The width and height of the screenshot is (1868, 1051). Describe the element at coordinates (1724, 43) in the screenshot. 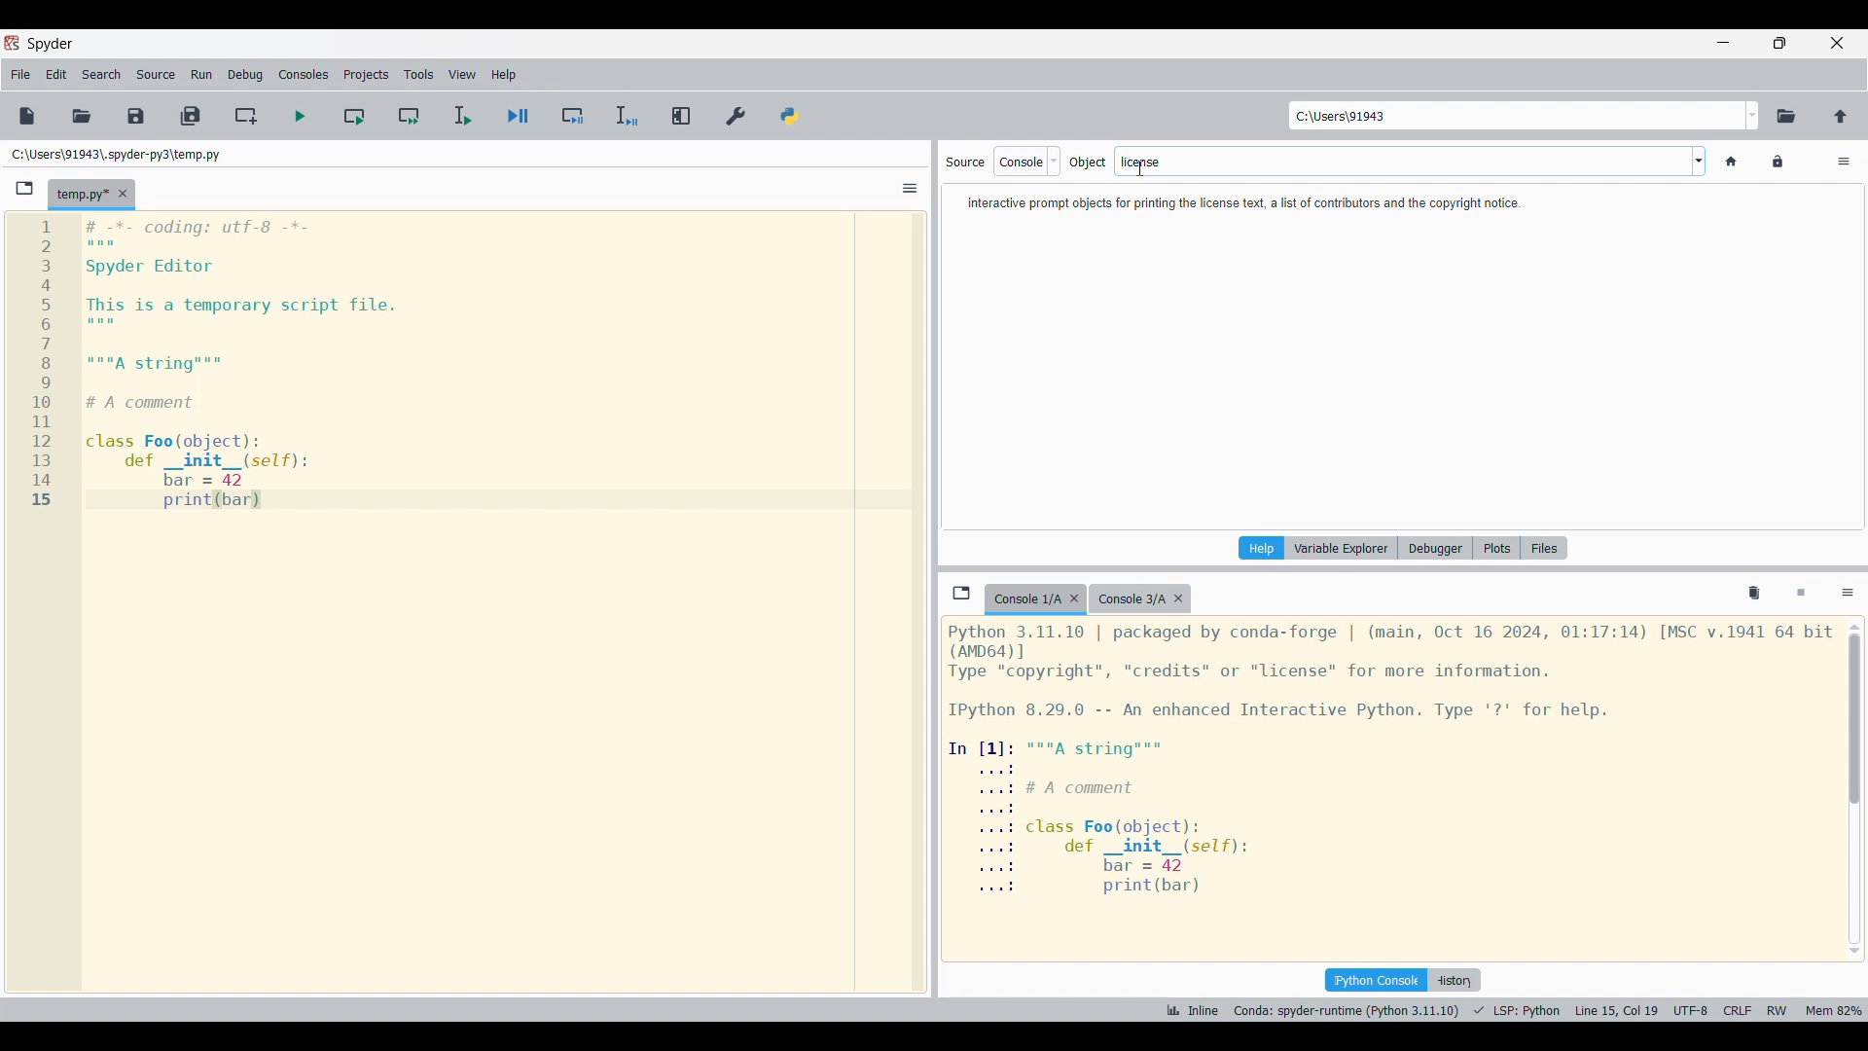

I see `Minimize` at that location.